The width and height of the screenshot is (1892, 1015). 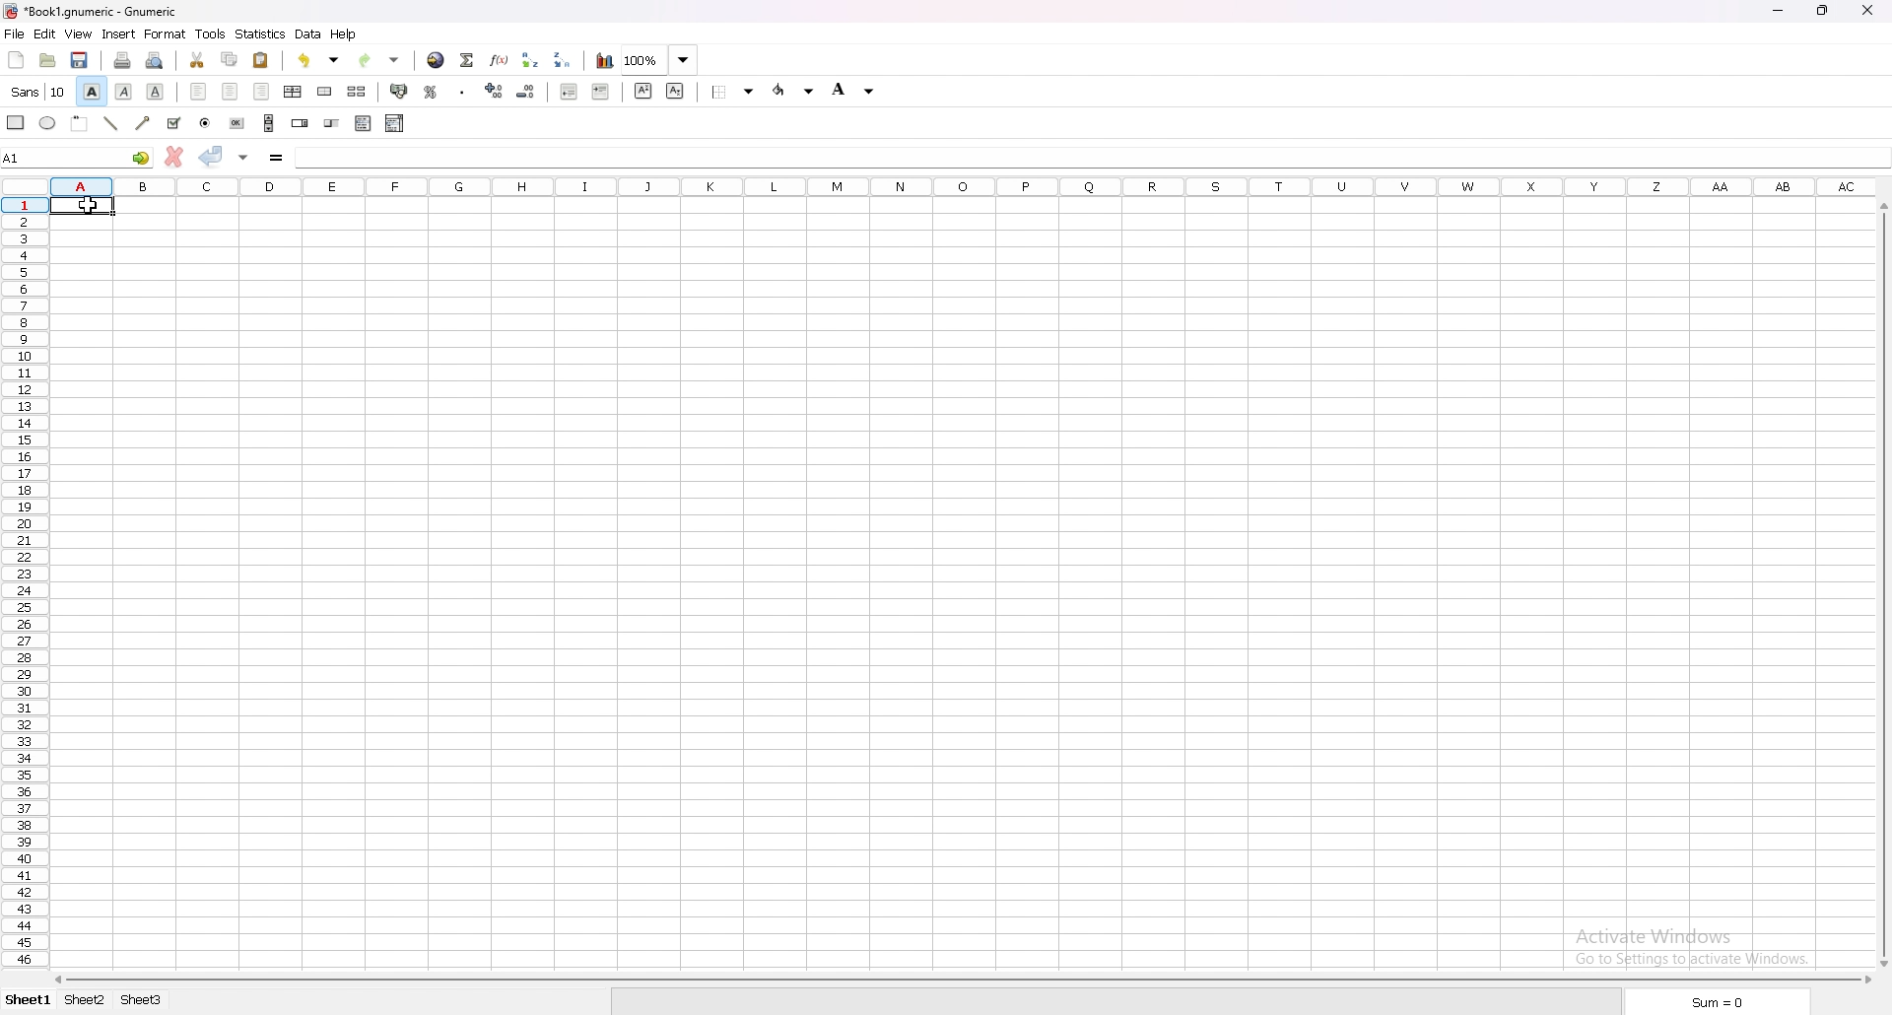 I want to click on view, so click(x=78, y=34).